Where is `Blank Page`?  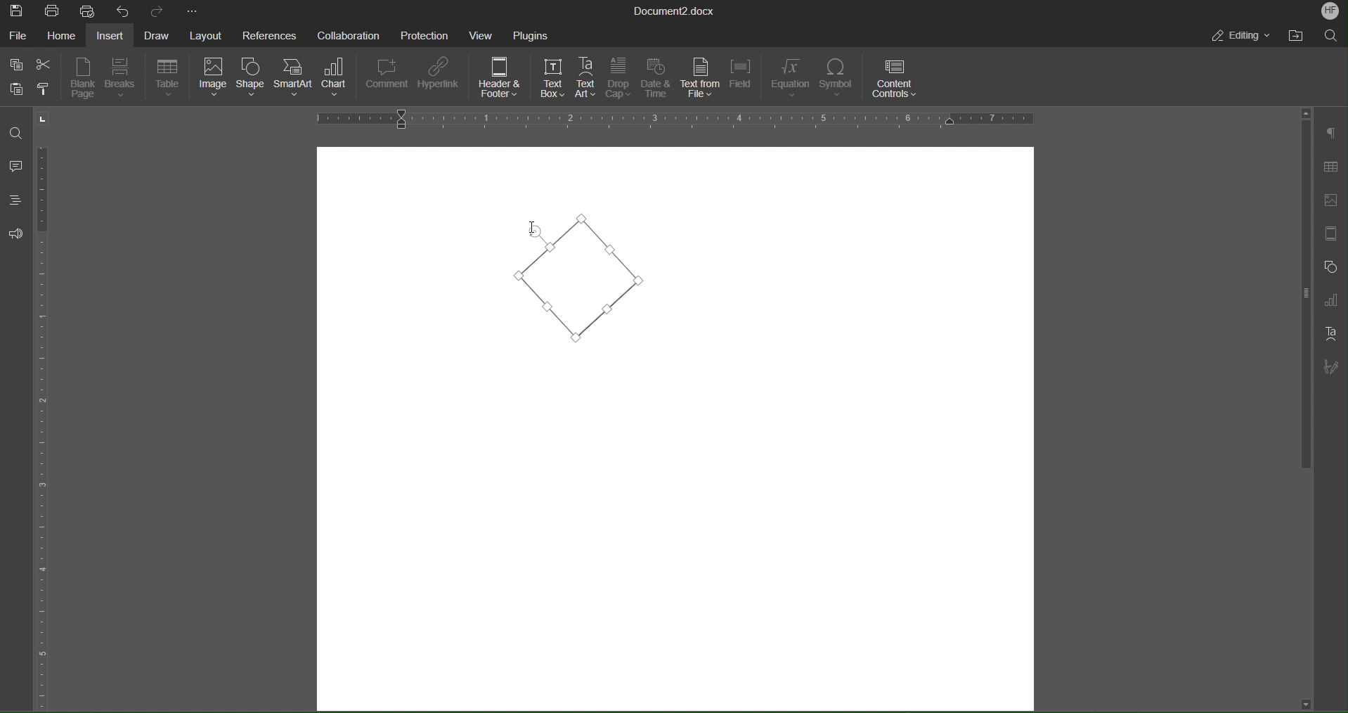 Blank Page is located at coordinates (83, 78).